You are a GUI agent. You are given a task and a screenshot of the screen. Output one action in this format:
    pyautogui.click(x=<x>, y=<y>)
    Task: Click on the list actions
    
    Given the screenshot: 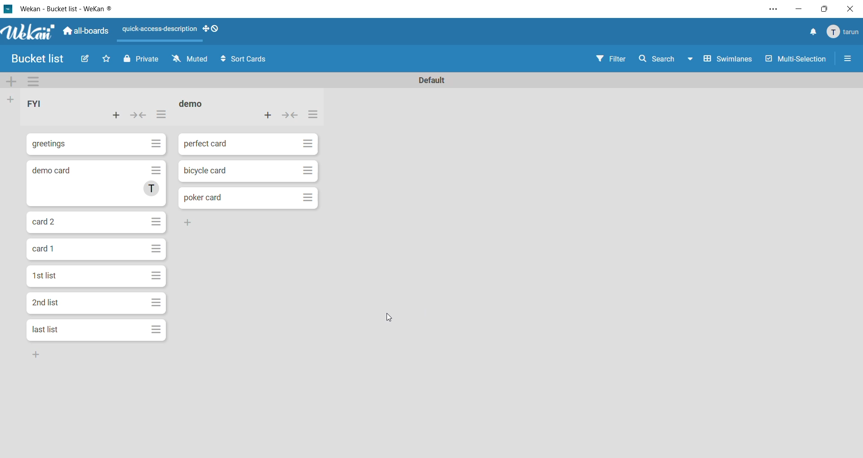 What is the action you would take?
    pyautogui.click(x=161, y=116)
    